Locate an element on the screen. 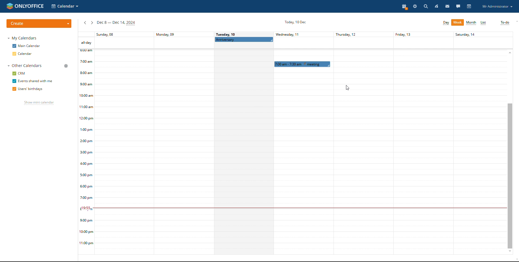 The image size is (519, 262). monday is located at coordinates (183, 143).